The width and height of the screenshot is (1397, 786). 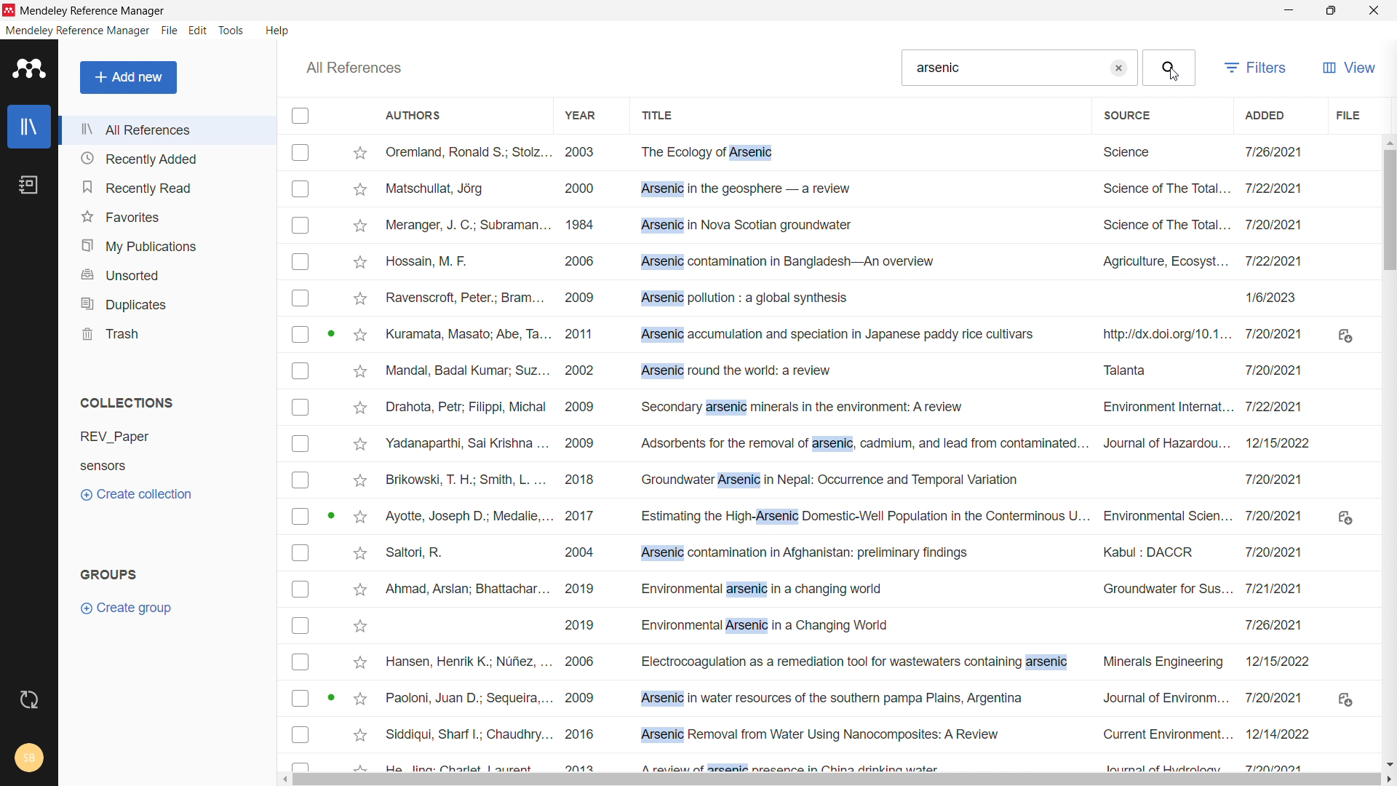 What do you see at coordinates (359, 478) in the screenshot?
I see `Add to favorites` at bounding box center [359, 478].